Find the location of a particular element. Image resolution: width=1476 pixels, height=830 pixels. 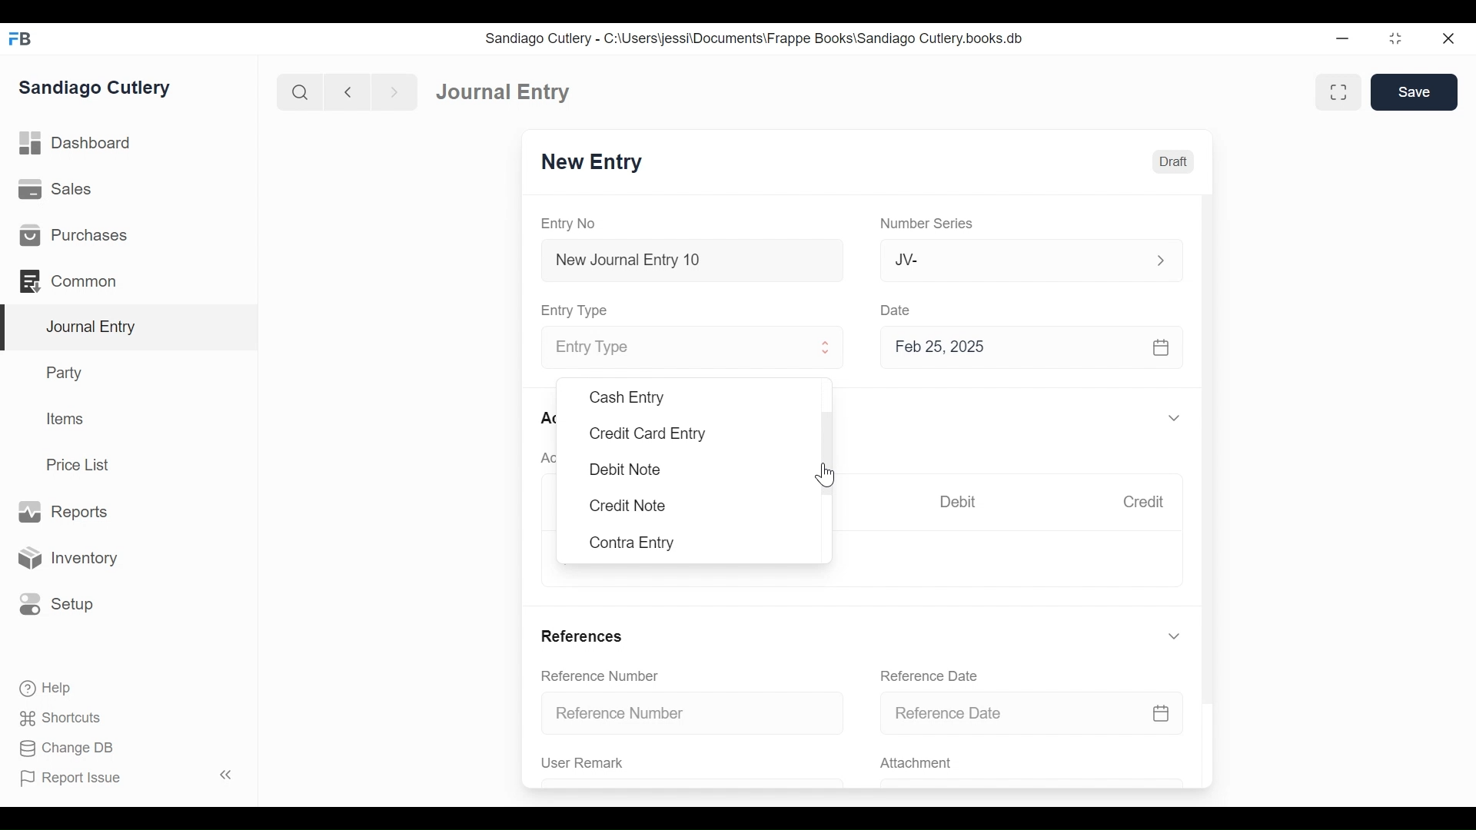

Minimize is located at coordinates (1345, 39).